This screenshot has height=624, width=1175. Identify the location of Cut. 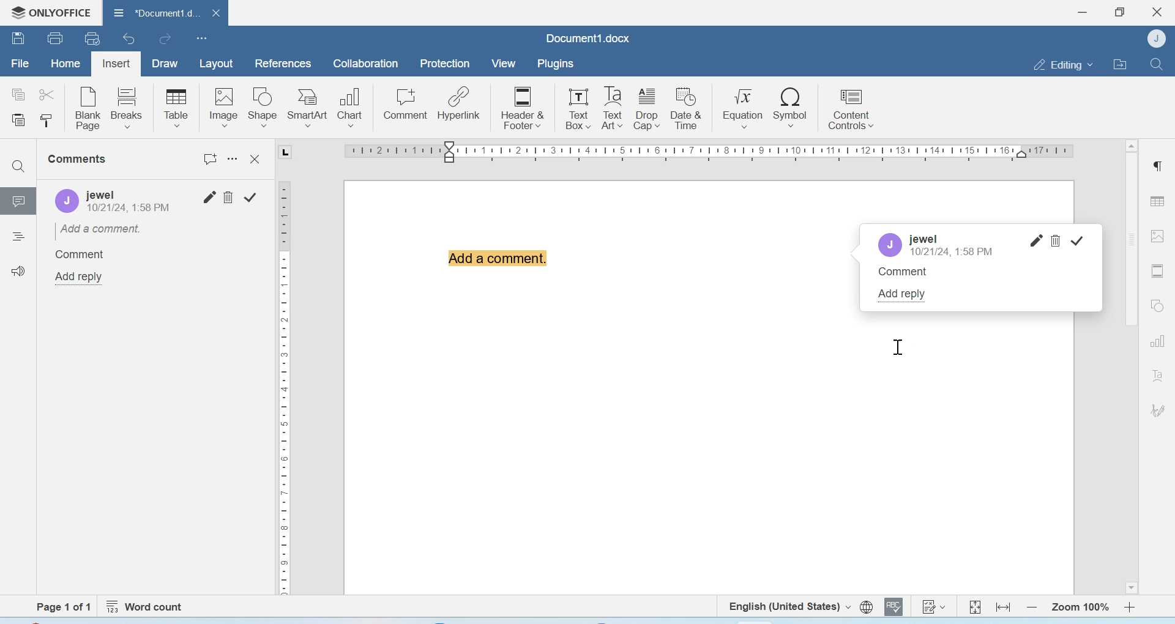
(46, 94).